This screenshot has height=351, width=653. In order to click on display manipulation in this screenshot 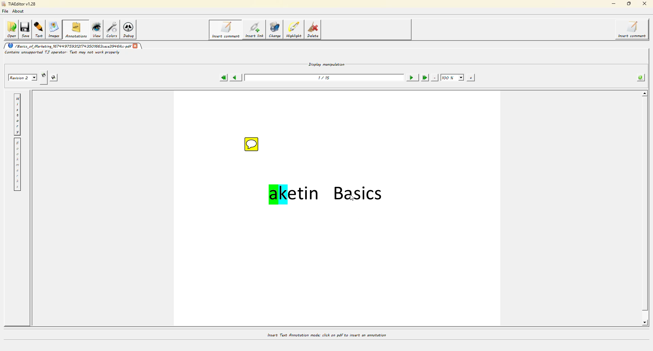, I will do `click(327, 64)`.